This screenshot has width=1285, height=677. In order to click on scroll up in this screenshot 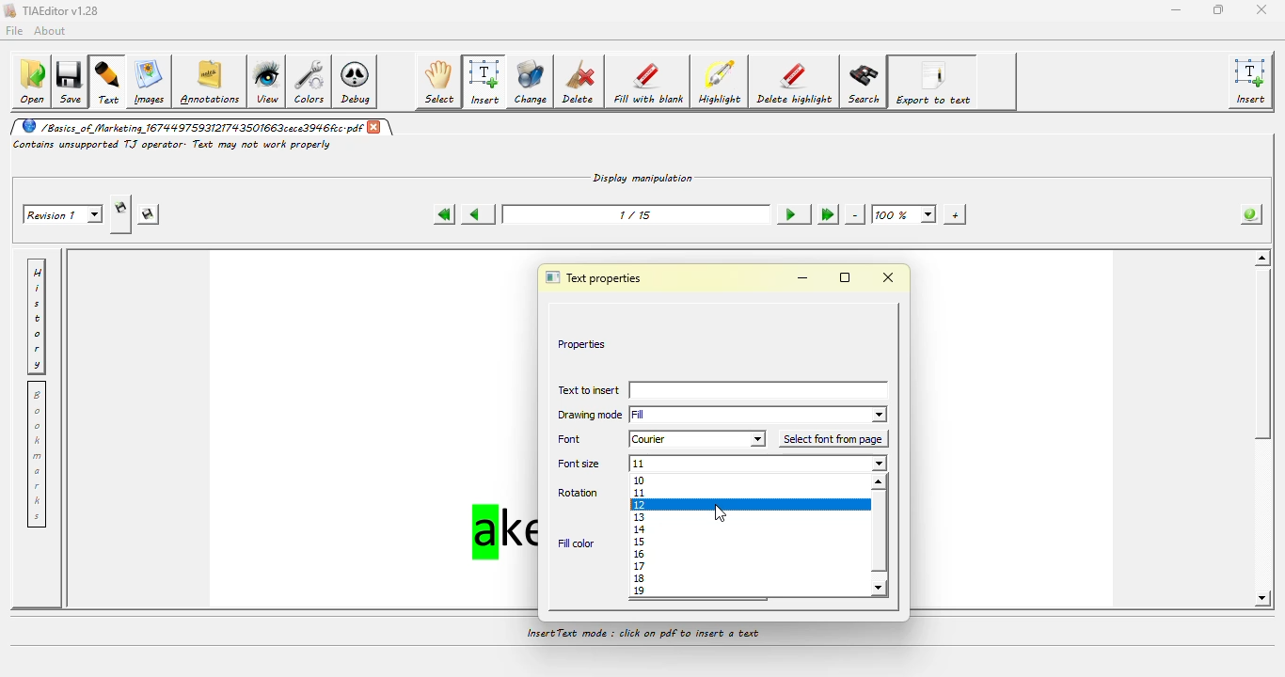, I will do `click(1261, 258)`.